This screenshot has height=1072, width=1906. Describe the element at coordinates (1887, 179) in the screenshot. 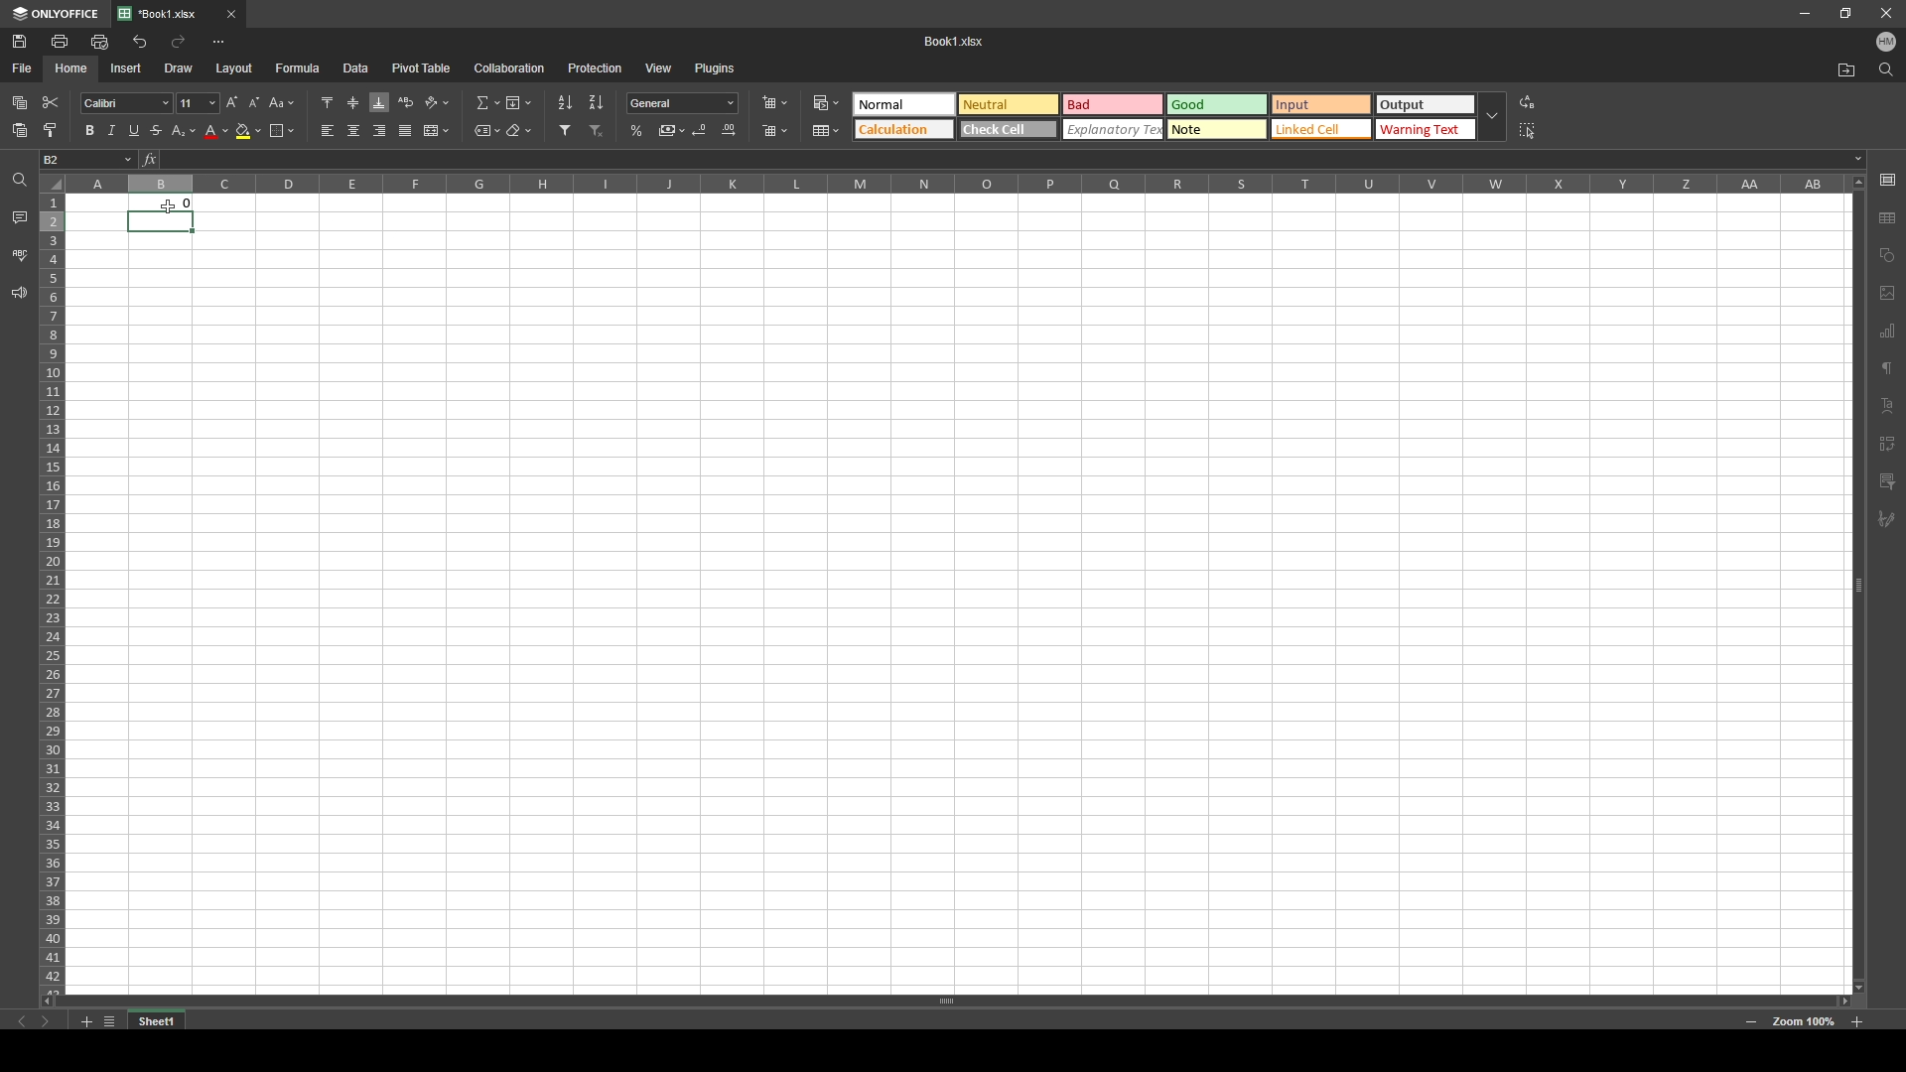

I see `cell settings` at that location.